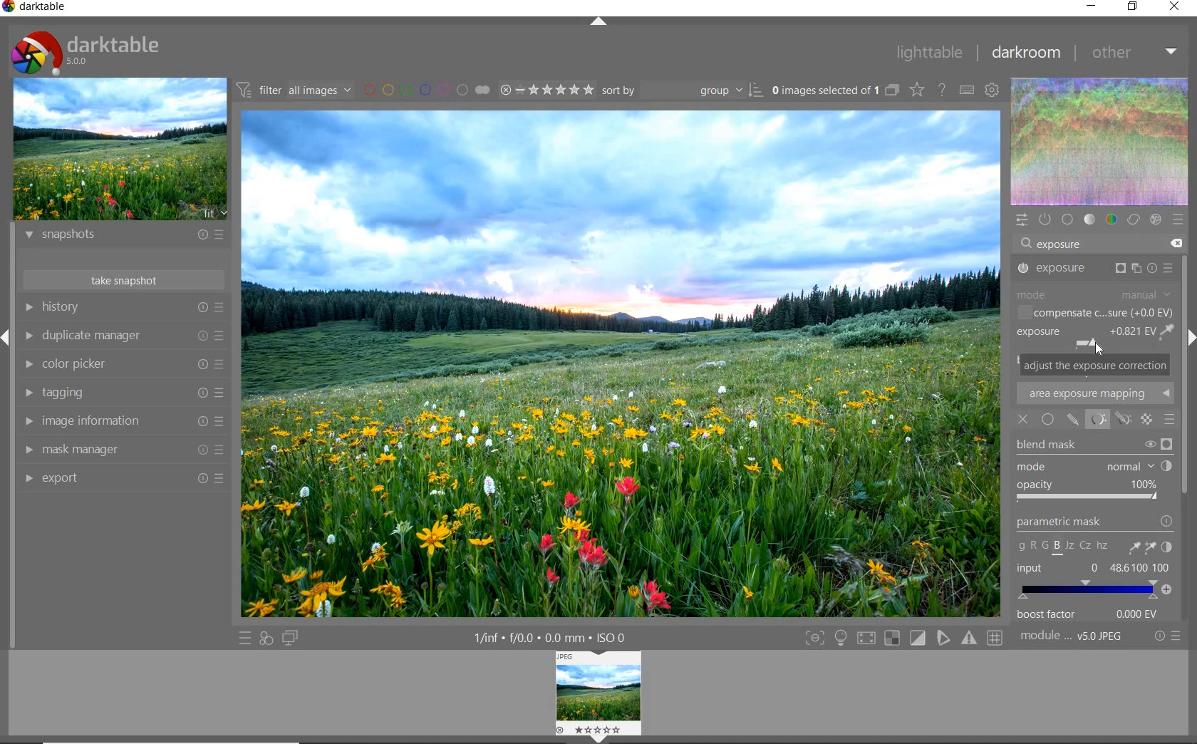 Image resolution: width=1197 pixels, height=744 pixels. I want to click on filter images based on their modules, so click(296, 89).